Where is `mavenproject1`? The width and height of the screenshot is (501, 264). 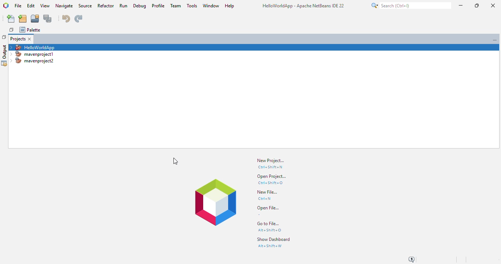
mavenproject1 is located at coordinates (33, 54).